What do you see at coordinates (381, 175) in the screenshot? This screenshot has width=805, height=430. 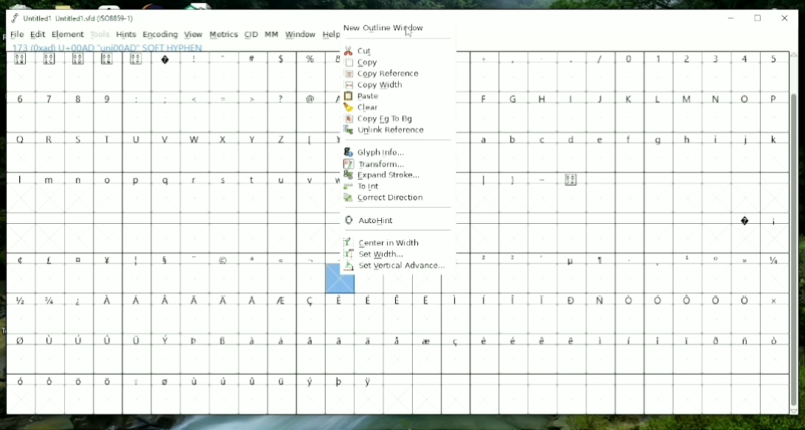 I see `Expand Stroke` at bounding box center [381, 175].